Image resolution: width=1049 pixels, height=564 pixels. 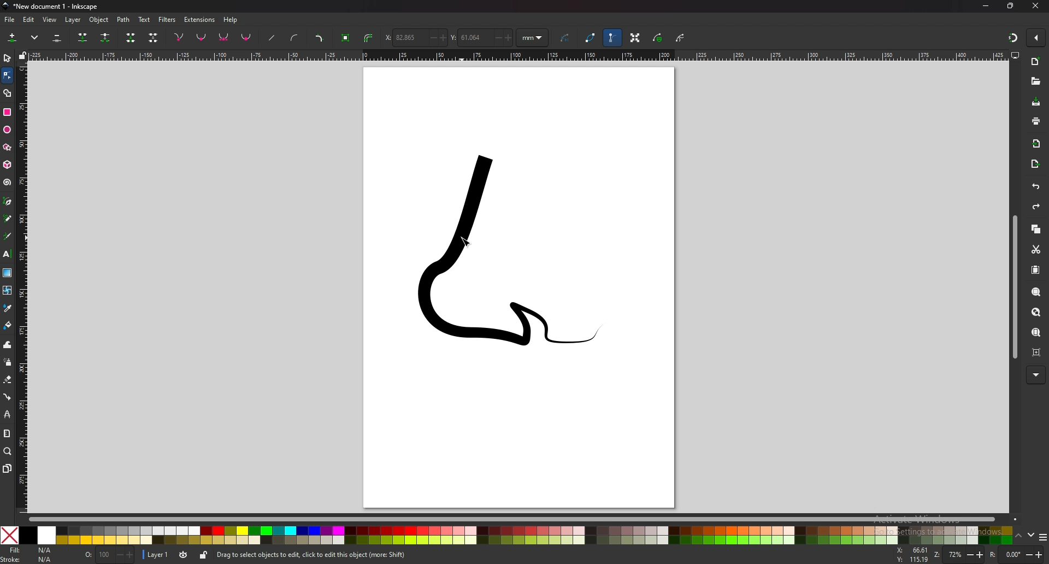 I want to click on spray, so click(x=8, y=362).